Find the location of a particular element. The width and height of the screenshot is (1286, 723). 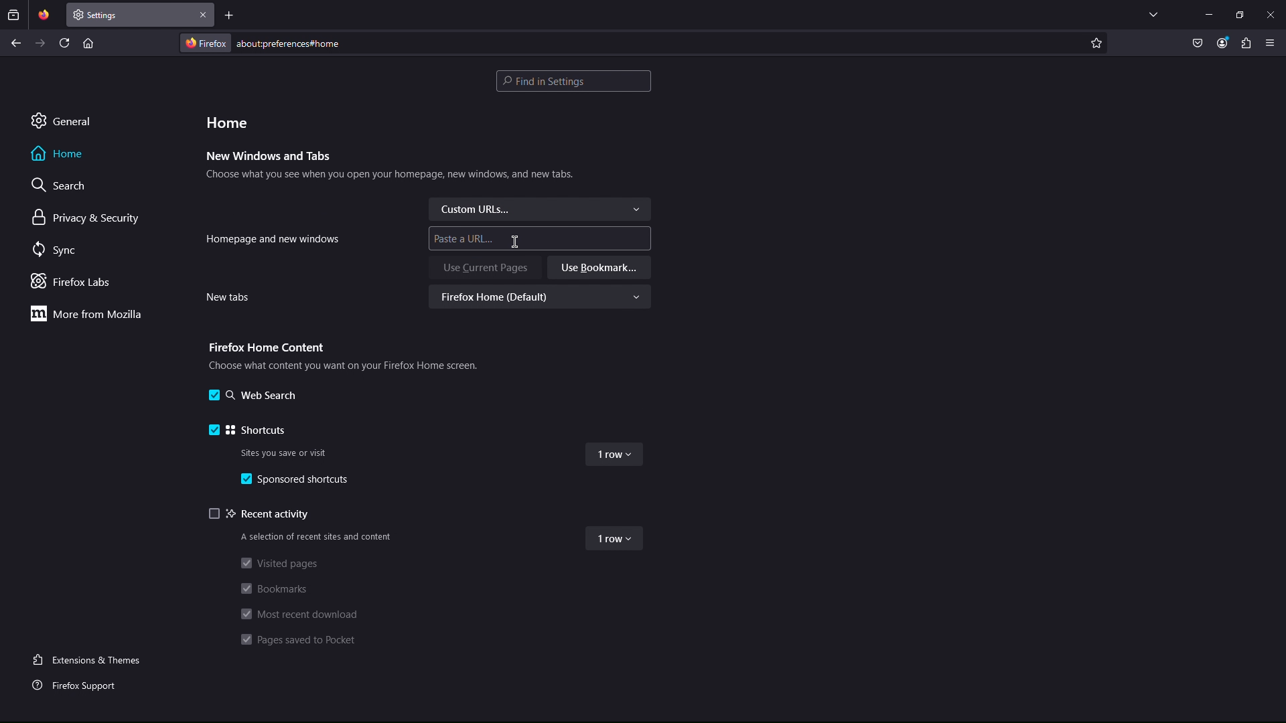

Extensions and Themes is located at coordinates (92, 659).